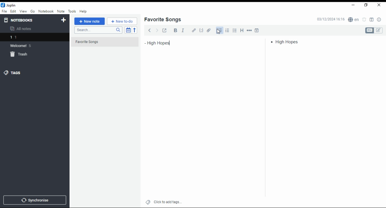 This screenshot has height=208, width=386. I want to click on 03/12/2024 16:16, so click(331, 19).